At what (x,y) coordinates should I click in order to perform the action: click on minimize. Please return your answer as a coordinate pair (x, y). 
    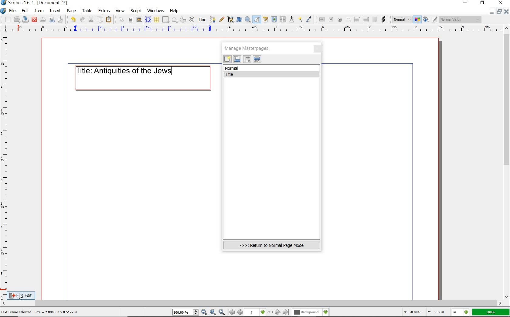
    Looking at the image, I should click on (492, 11).